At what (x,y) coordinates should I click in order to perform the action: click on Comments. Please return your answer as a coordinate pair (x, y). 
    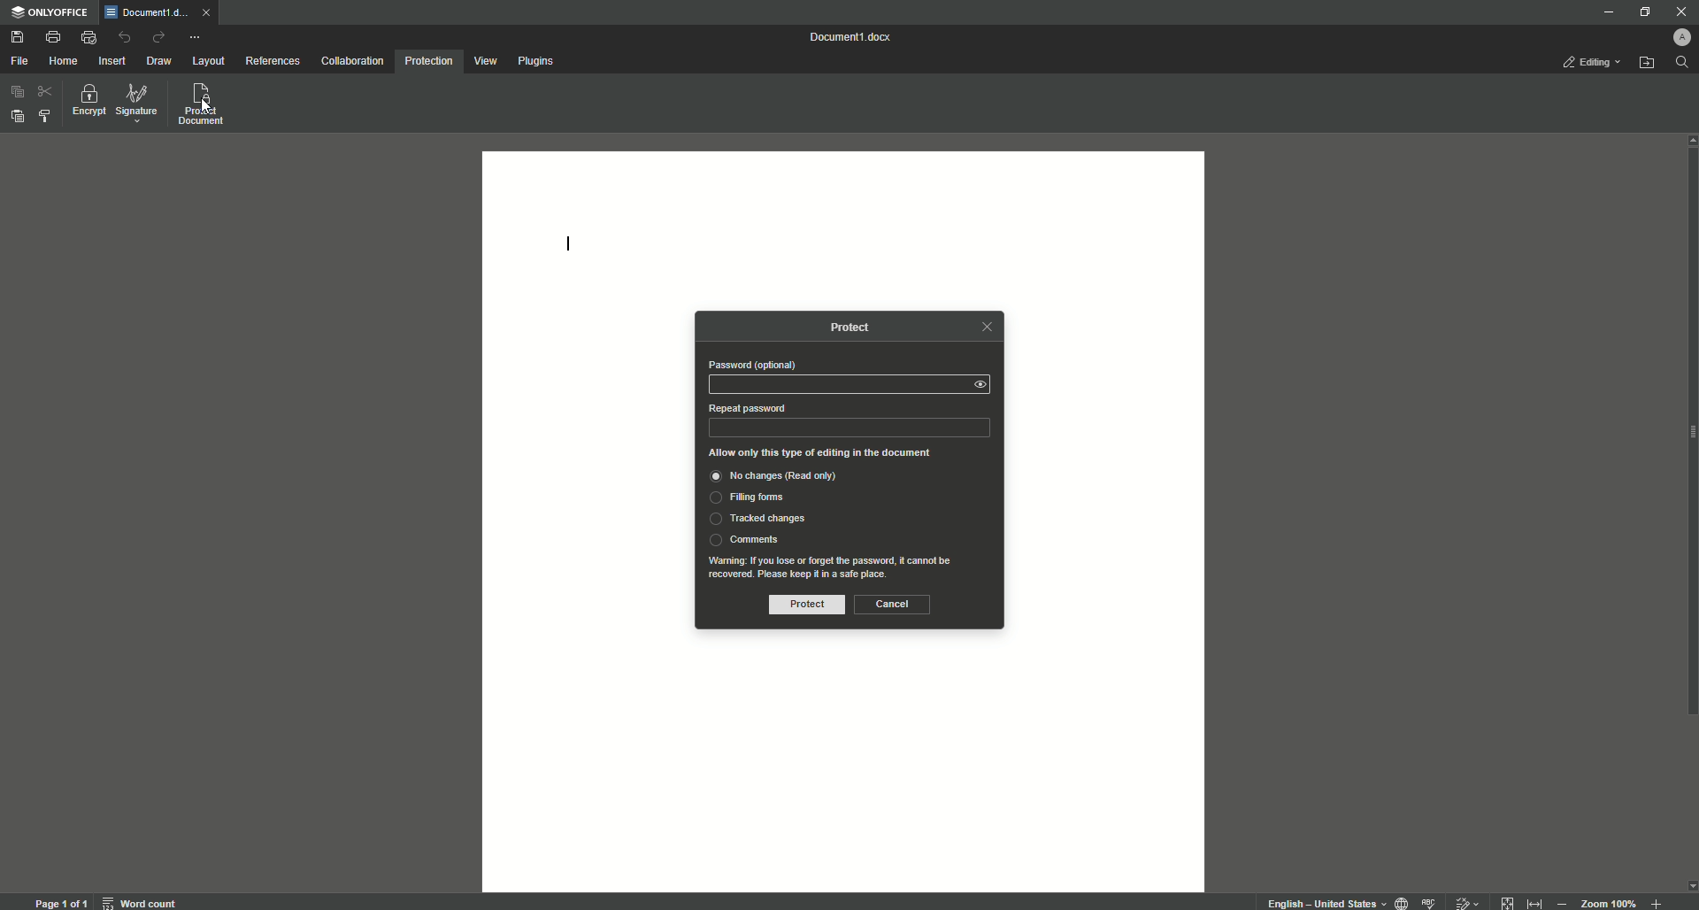
    Looking at the image, I should click on (744, 539).